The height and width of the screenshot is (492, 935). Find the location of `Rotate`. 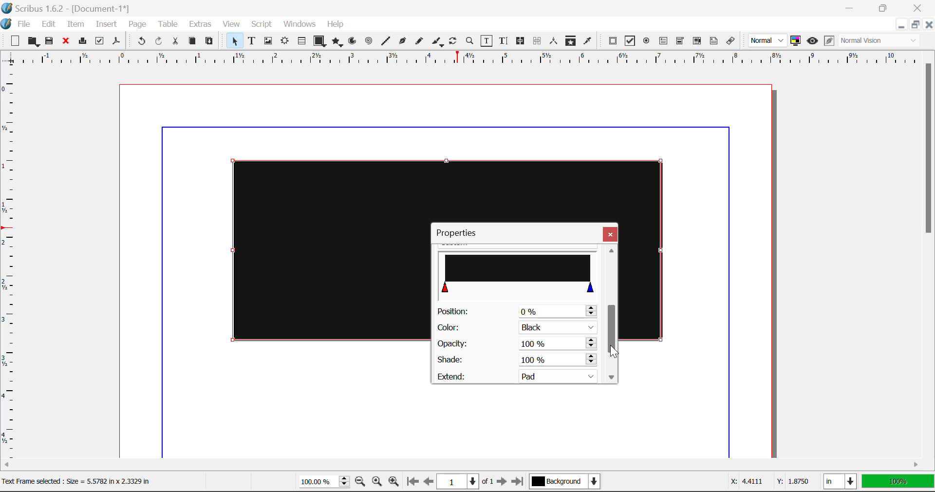

Rotate is located at coordinates (453, 41).